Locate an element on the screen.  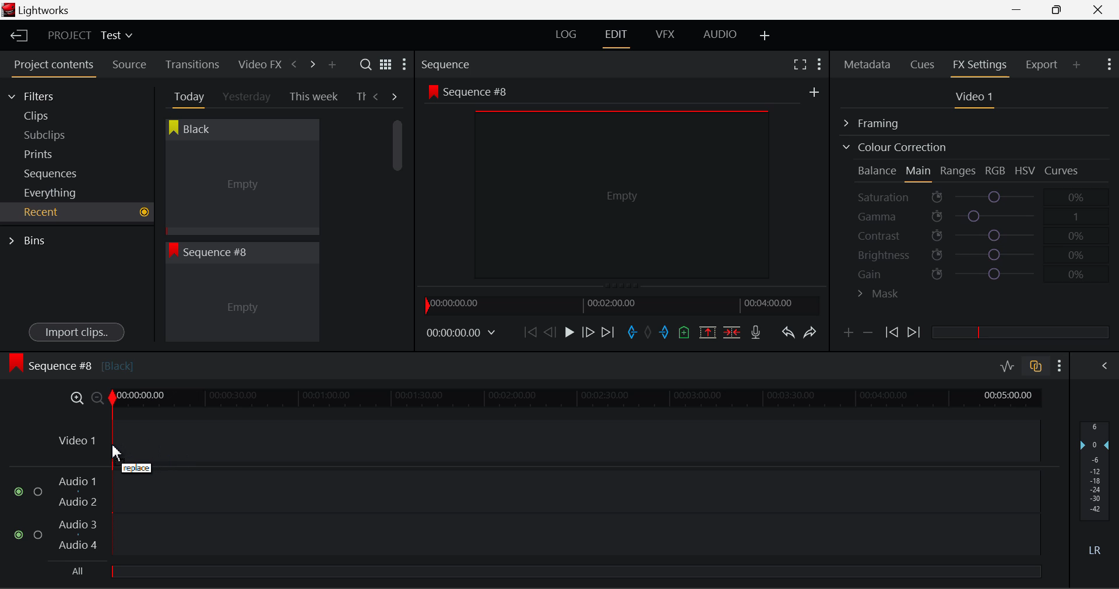
Subclips is located at coordinates (56, 135).